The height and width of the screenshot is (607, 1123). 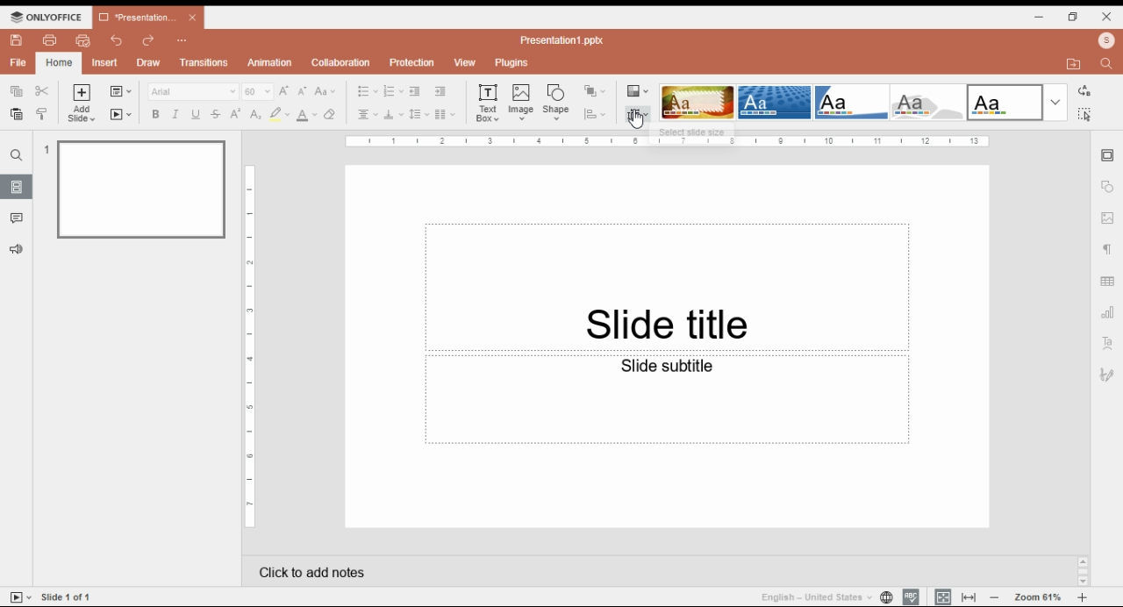 I want to click on slides, so click(x=17, y=186).